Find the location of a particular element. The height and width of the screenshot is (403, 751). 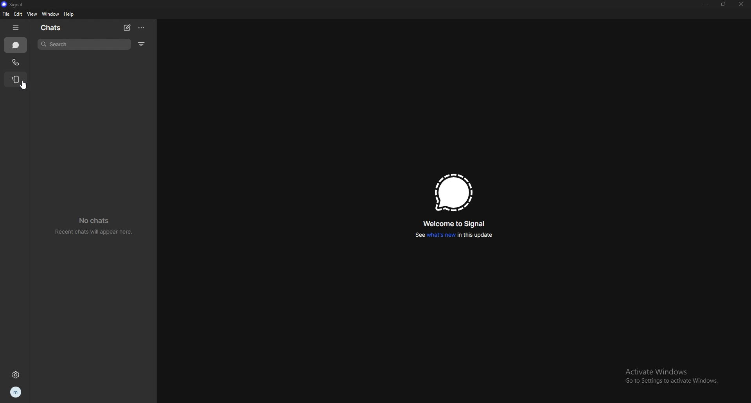

help is located at coordinates (69, 14).